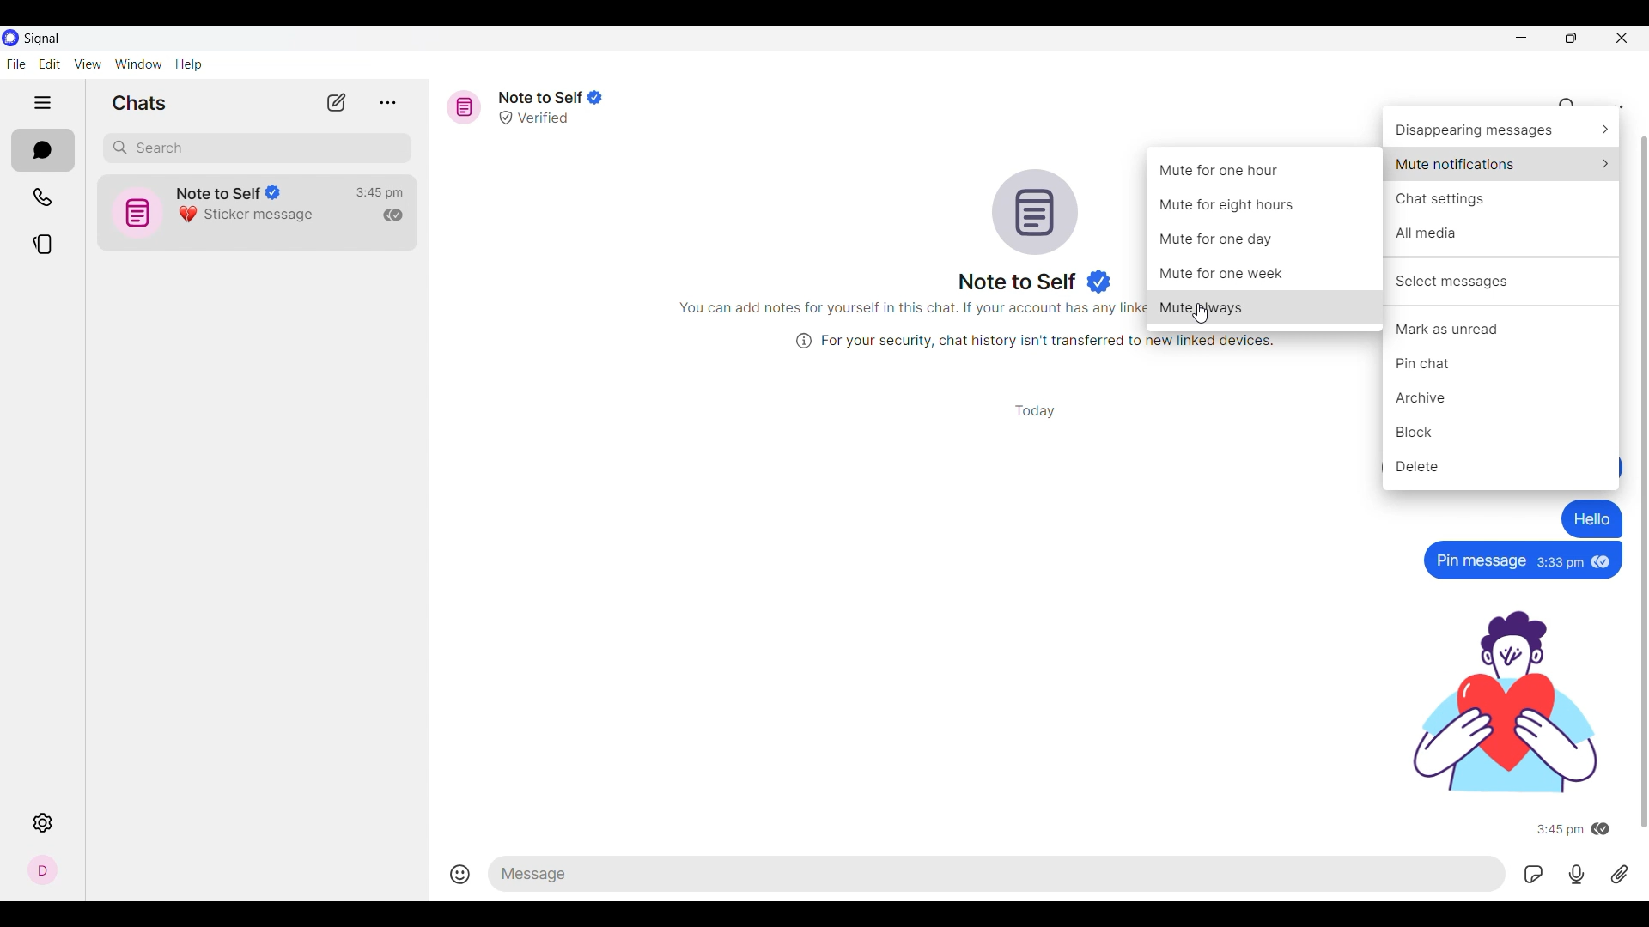 The height and width of the screenshot is (927, 1649). What do you see at coordinates (135, 212) in the screenshot?
I see `icon` at bounding box center [135, 212].